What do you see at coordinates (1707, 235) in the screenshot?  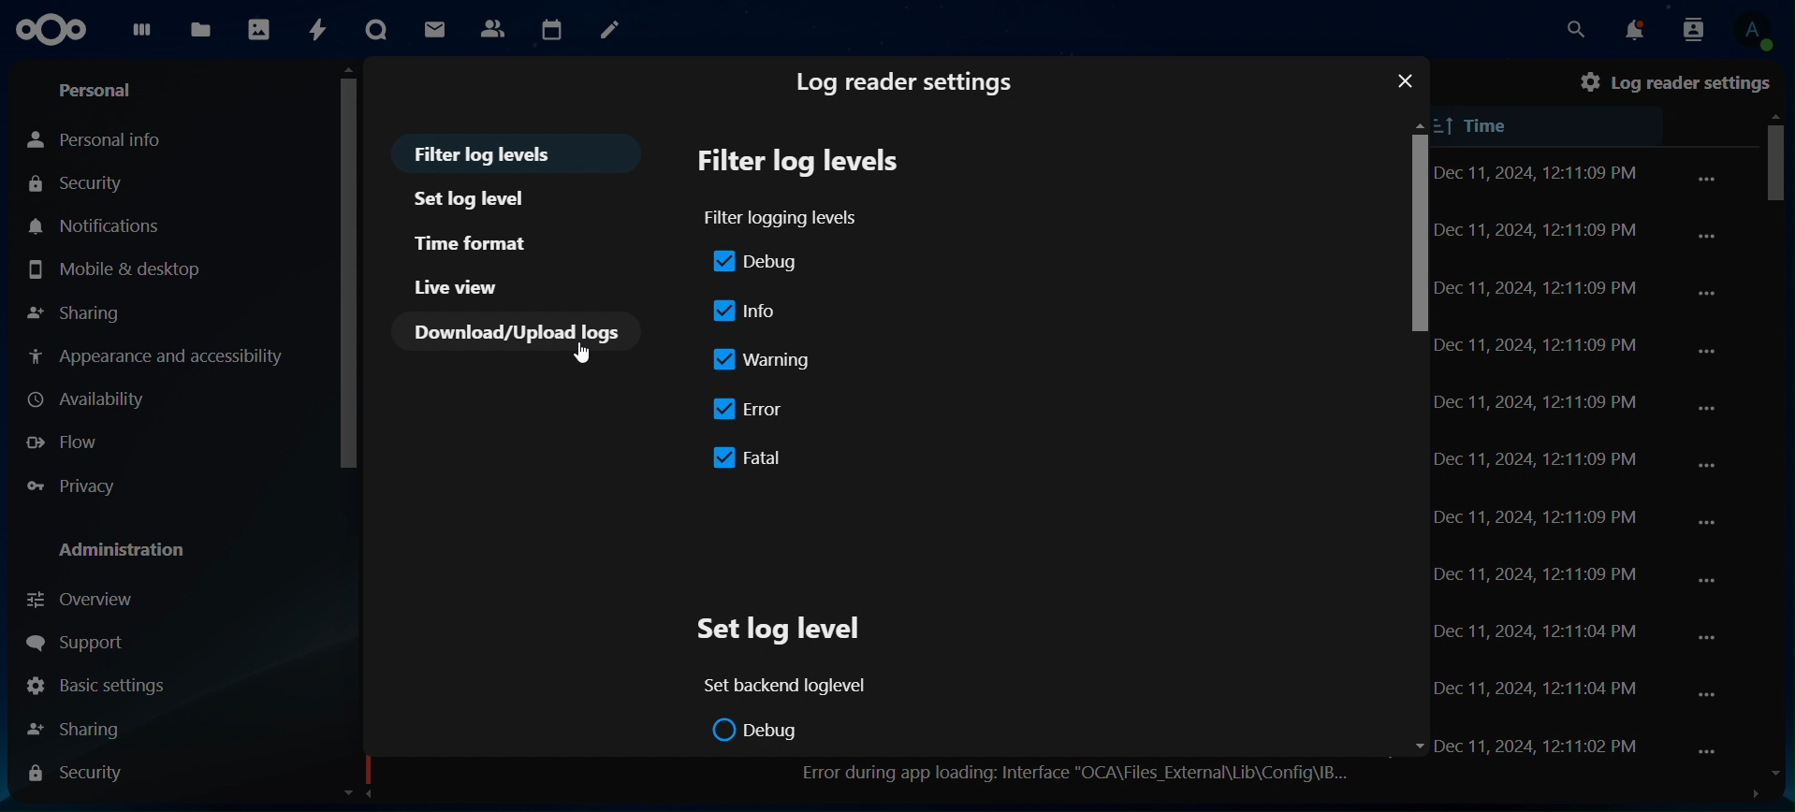 I see `...` at bounding box center [1707, 235].